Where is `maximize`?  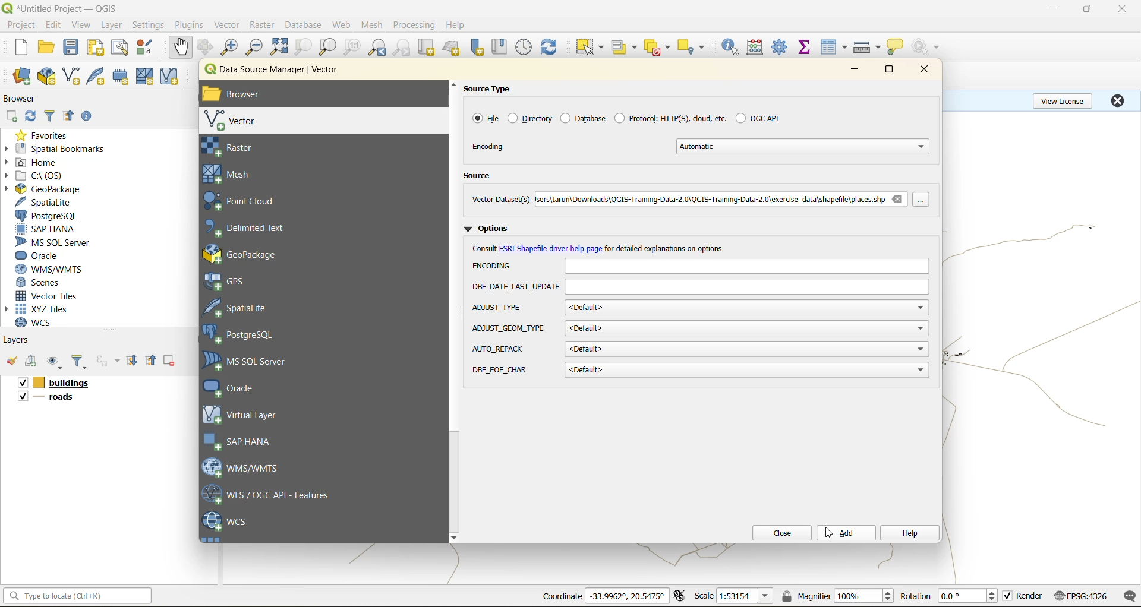
maximize is located at coordinates (1088, 9).